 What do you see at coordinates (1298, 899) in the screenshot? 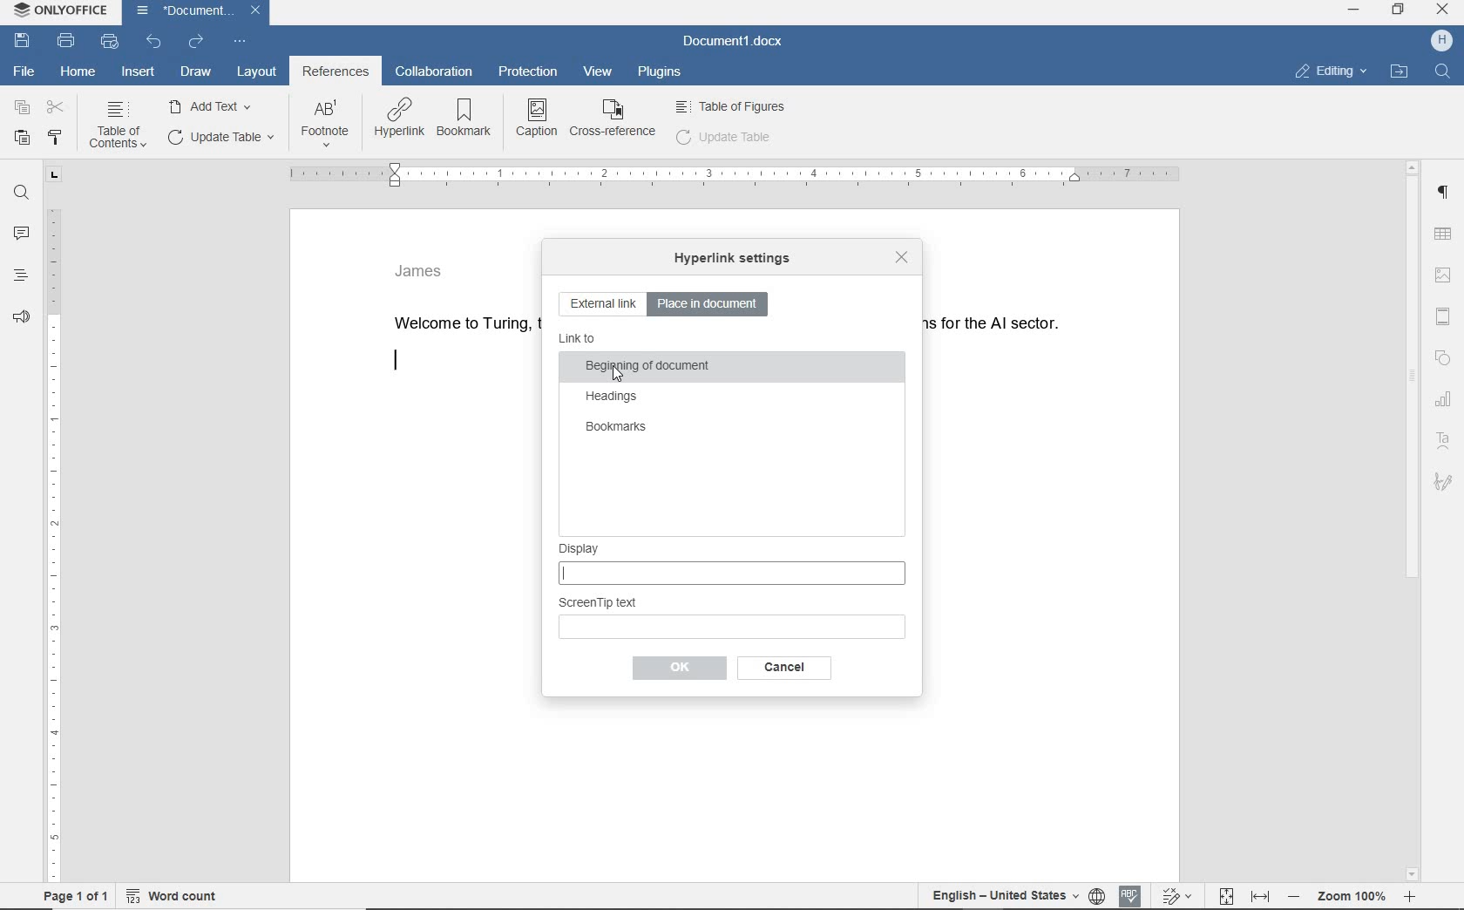
I see `zoom out` at bounding box center [1298, 899].